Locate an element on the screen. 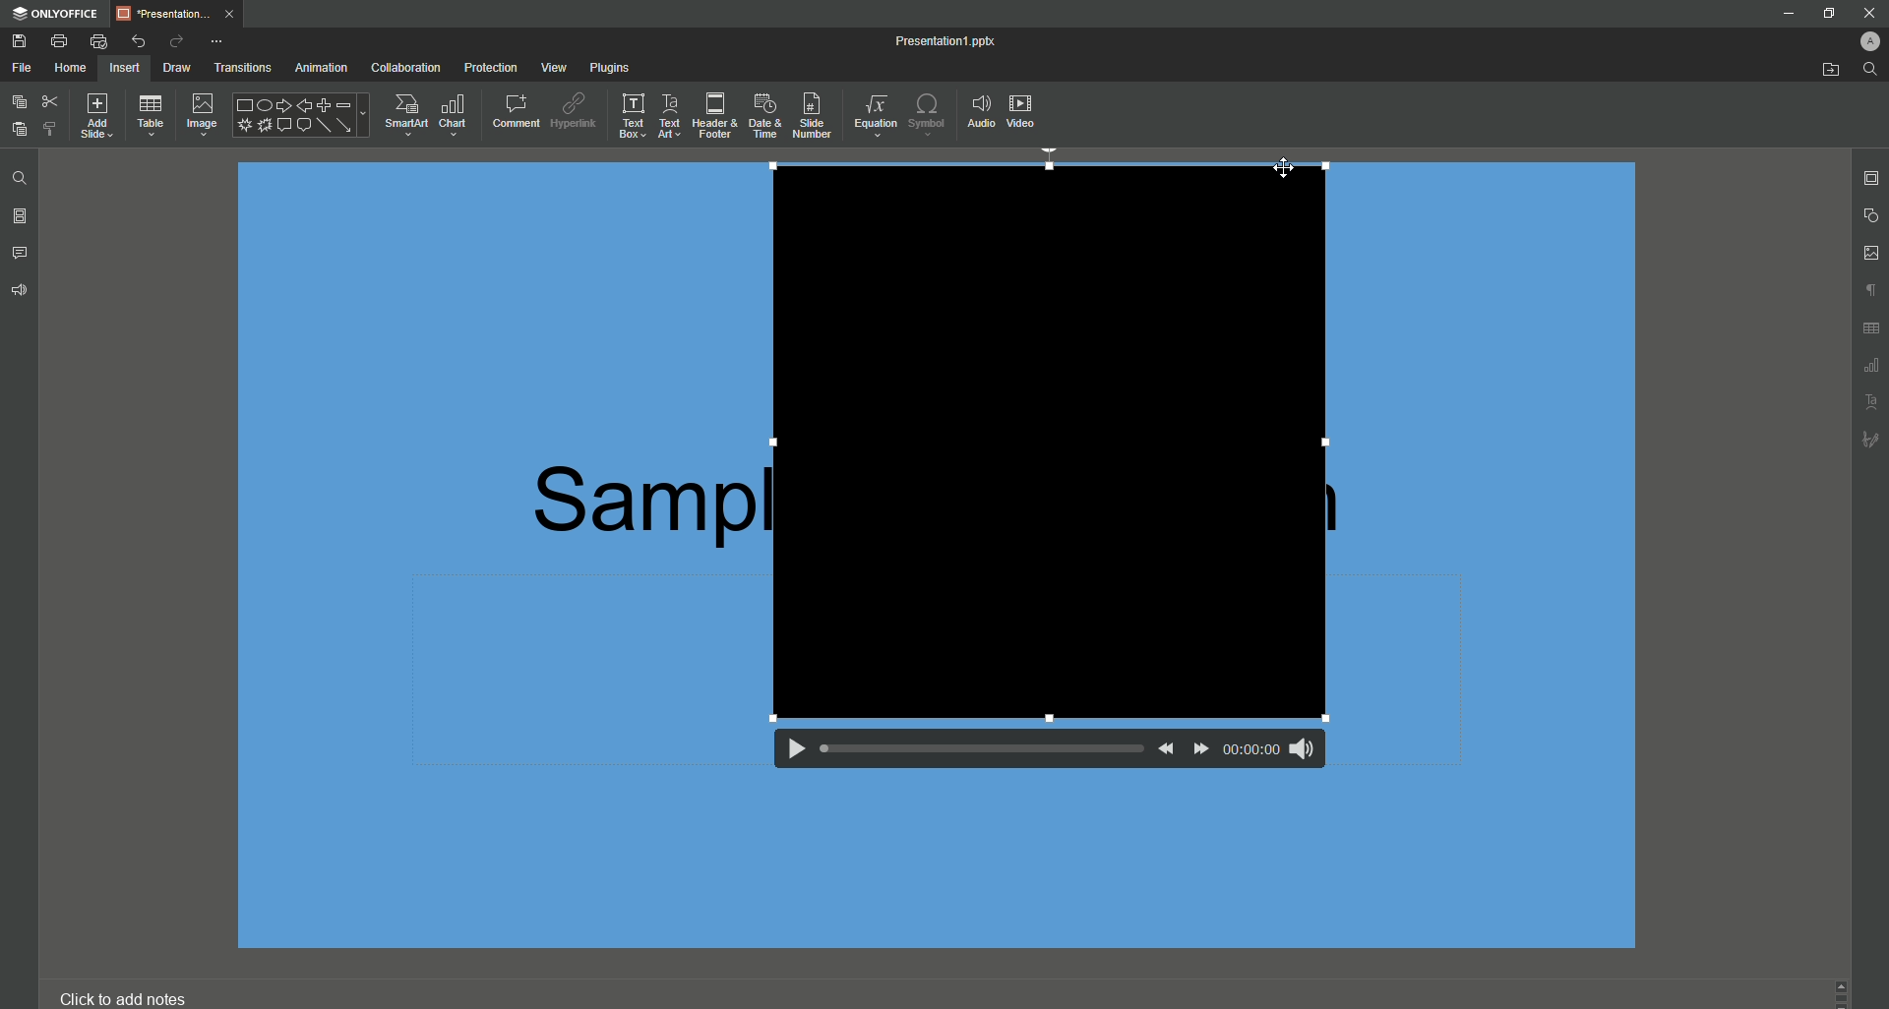 Image resolution: width=1889 pixels, height=1009 pixels. Comments is located at coordinates (22, 254).